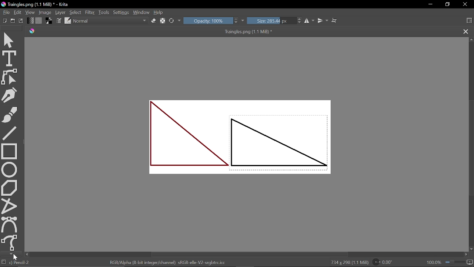 This screenshot has width=474, height=267. I want to click on Move tool, so click(10, 40).